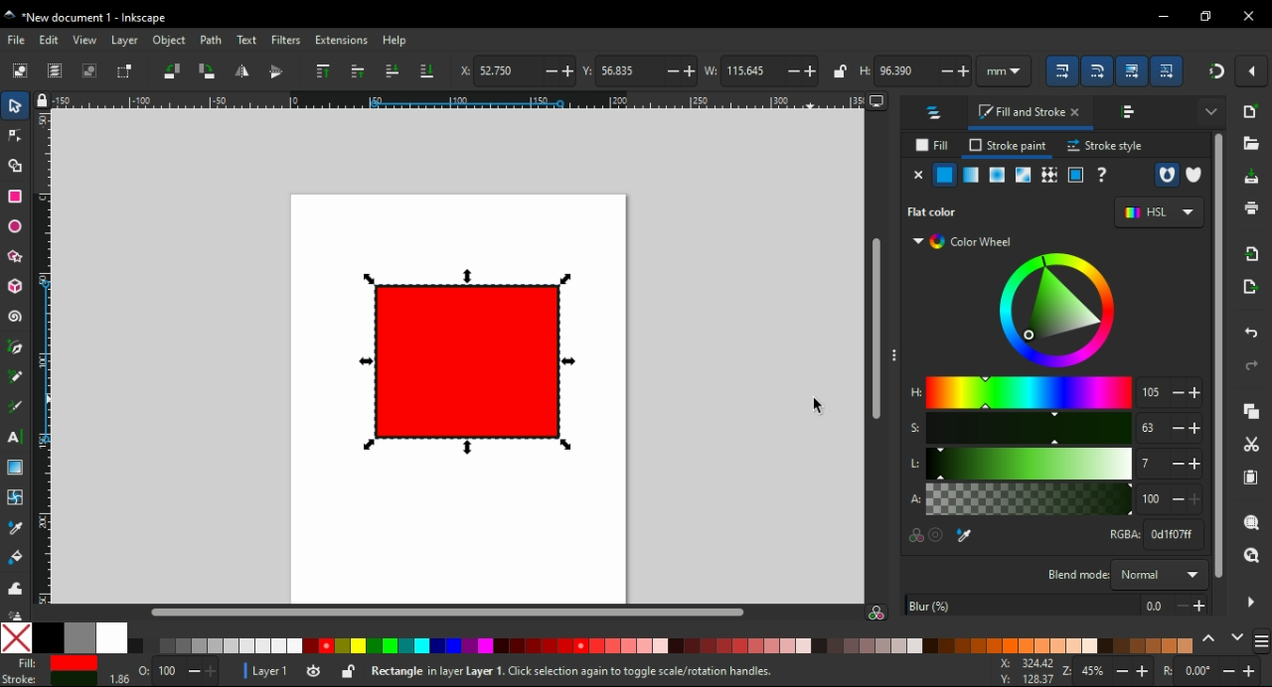 The image size is (1272, 687). Describe the element at coordinates (1152, 464) in the screenshot. I see `41` at that location.